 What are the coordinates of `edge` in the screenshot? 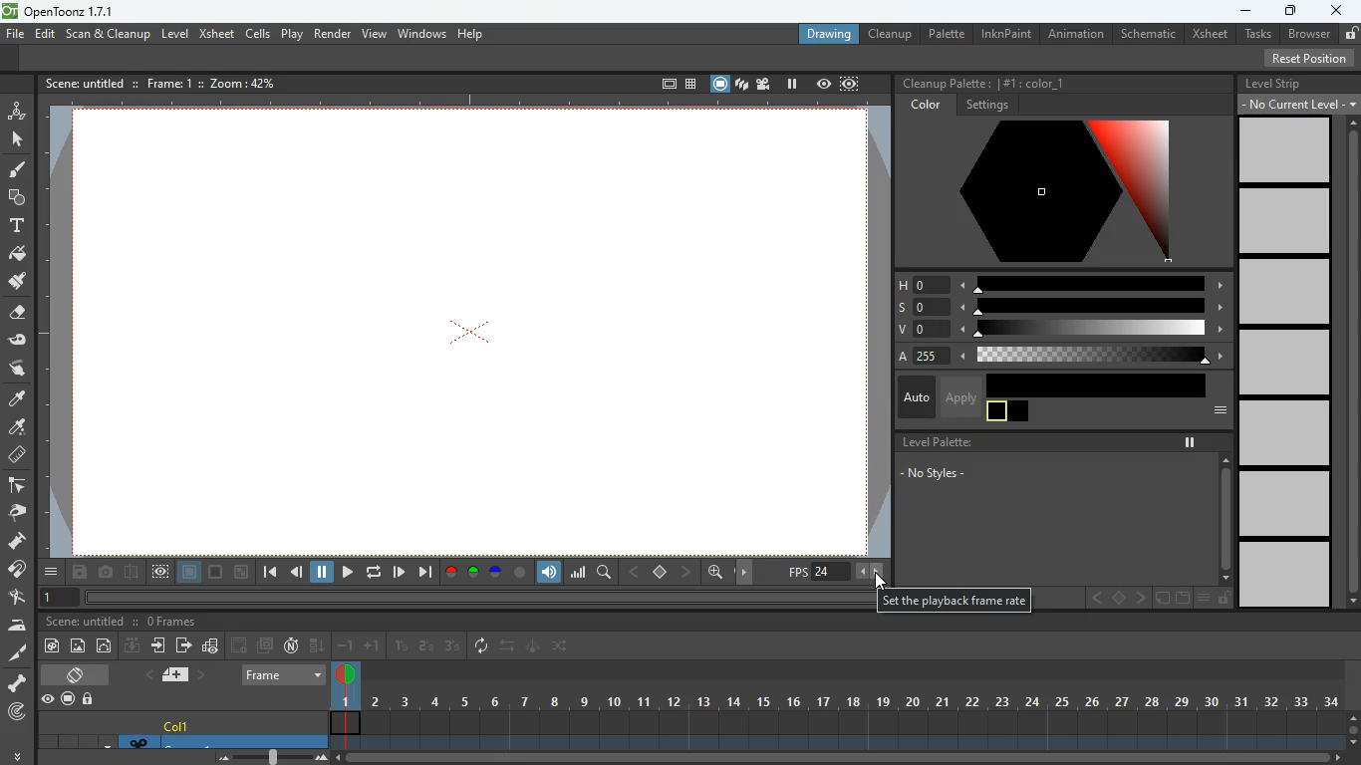 It's located at (15, 487).